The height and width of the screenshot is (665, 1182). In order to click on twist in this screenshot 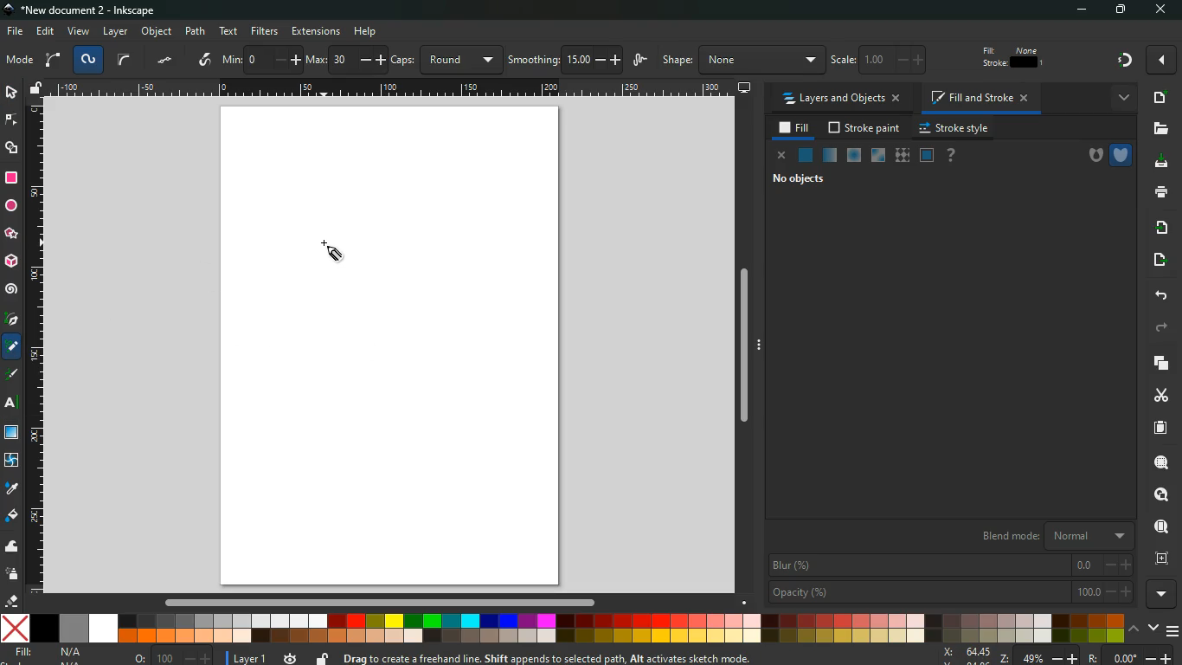, I will do `click(12, 462)`.